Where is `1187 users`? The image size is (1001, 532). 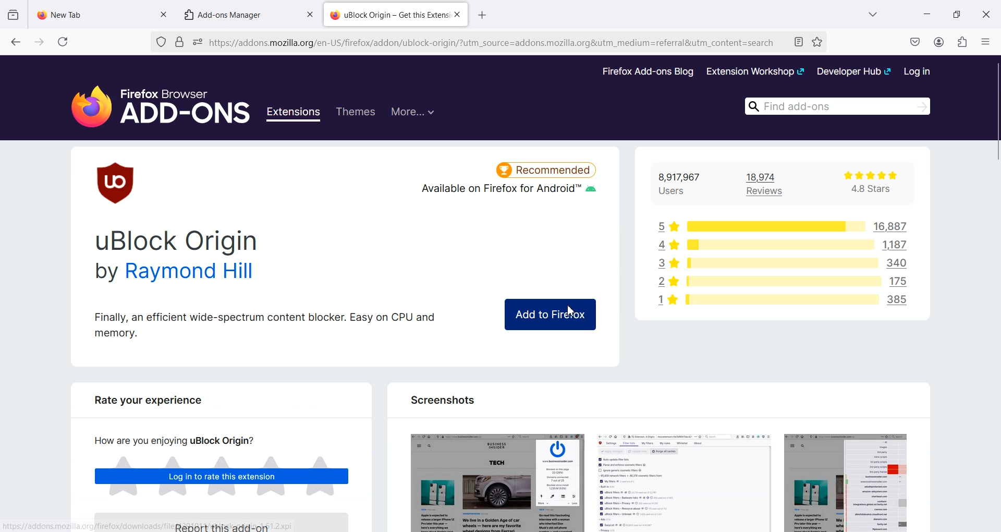 1187 users is located at coordinates (899, 245).